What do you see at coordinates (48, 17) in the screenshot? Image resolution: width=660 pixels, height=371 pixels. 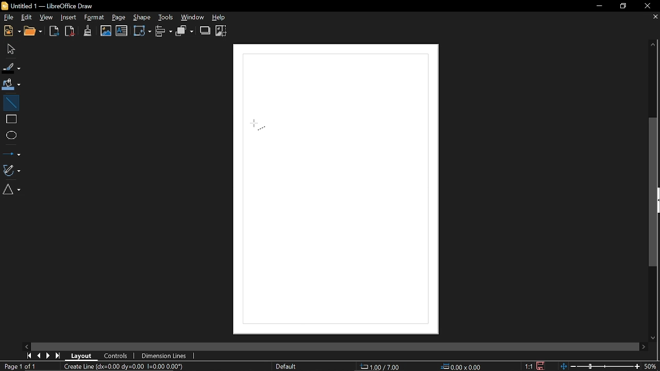 I see `View` at bounding box center [48, 17].